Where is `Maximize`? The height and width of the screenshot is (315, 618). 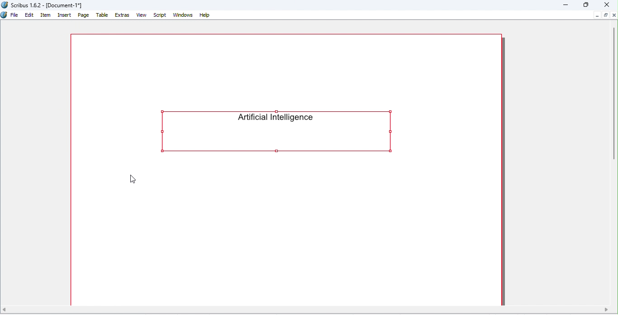
Maximize is located at coordinates (587, 5).